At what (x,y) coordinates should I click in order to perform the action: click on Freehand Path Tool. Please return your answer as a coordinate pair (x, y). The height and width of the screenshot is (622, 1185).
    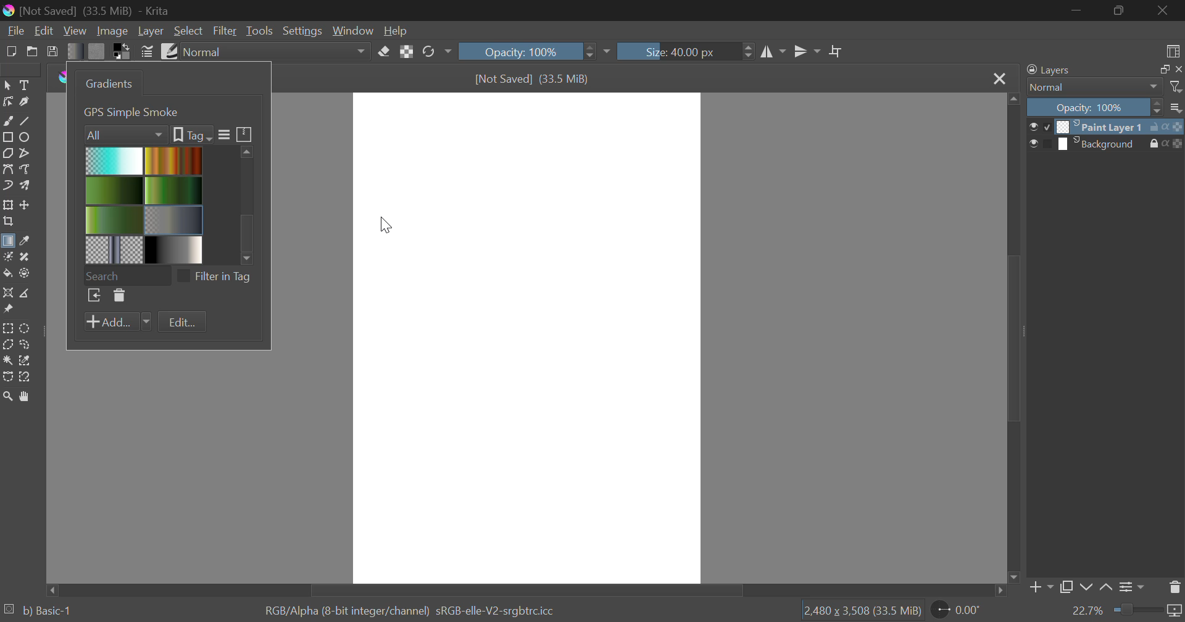
    Looking at the image, I should click on (27, 170).